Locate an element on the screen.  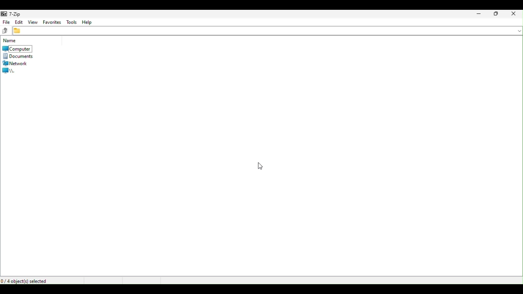
Tools  is located at coordinates (72, 21).